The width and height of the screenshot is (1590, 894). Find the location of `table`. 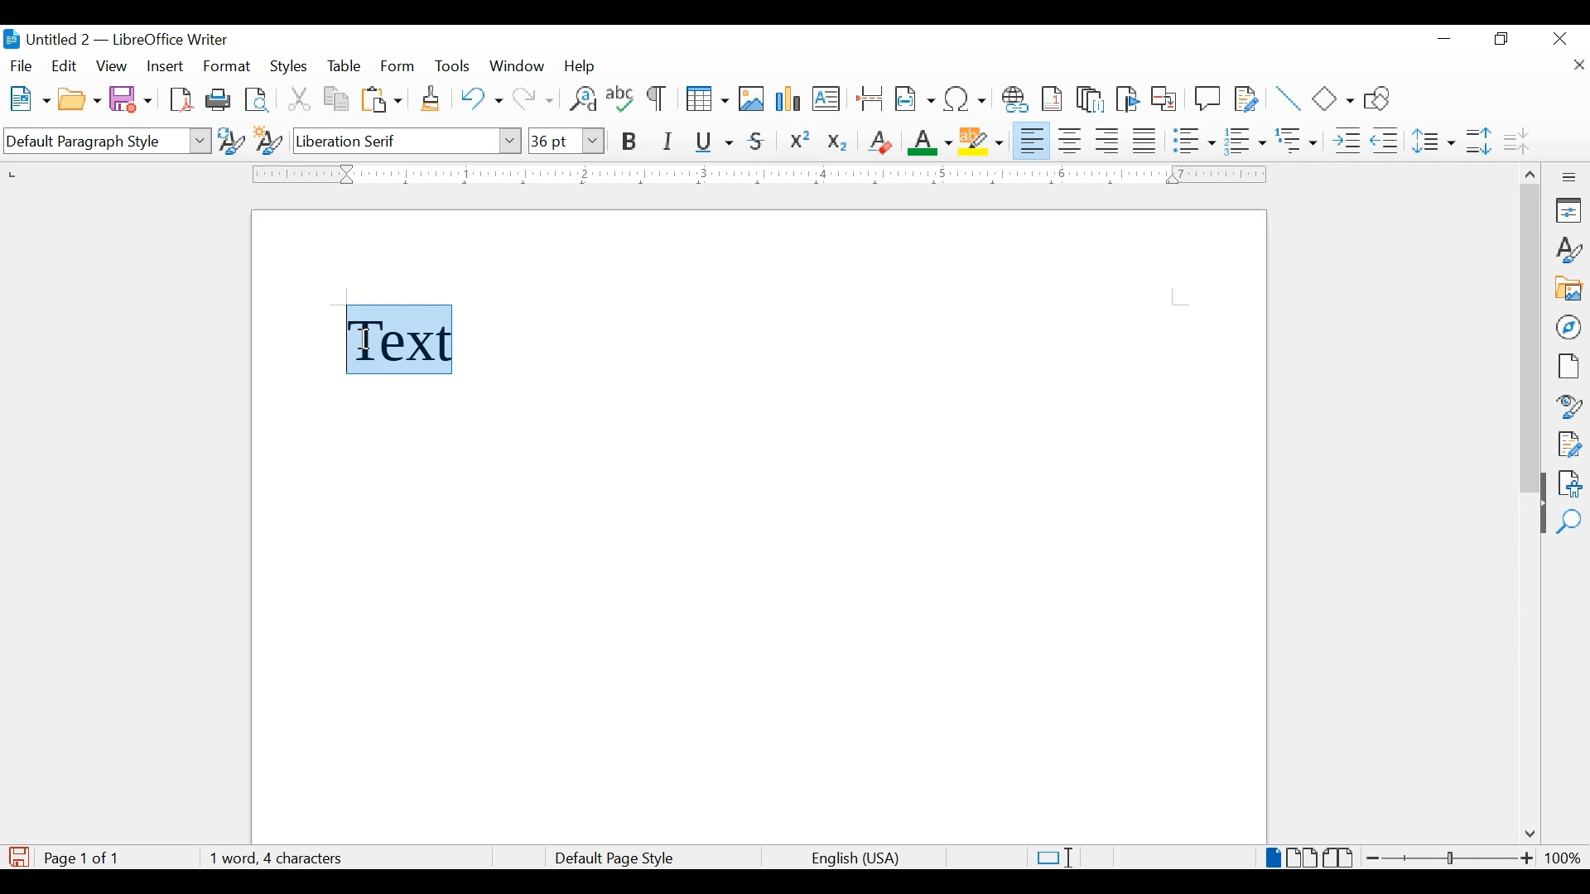

table is located at coordinates (344, 66).